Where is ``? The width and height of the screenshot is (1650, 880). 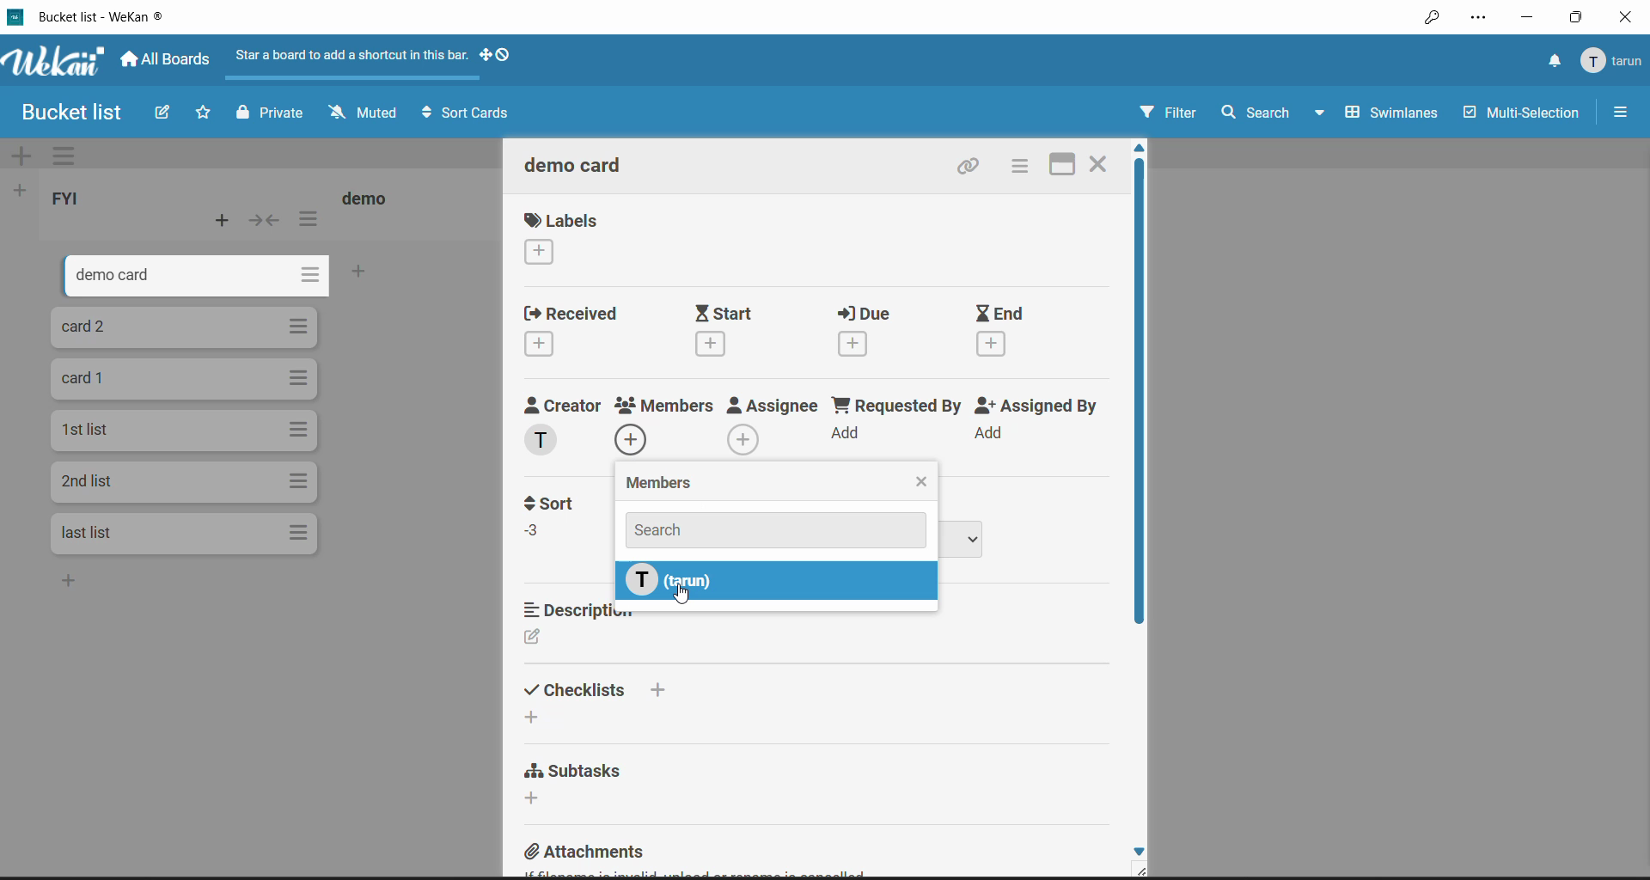  is located at coordinates (871, 313).